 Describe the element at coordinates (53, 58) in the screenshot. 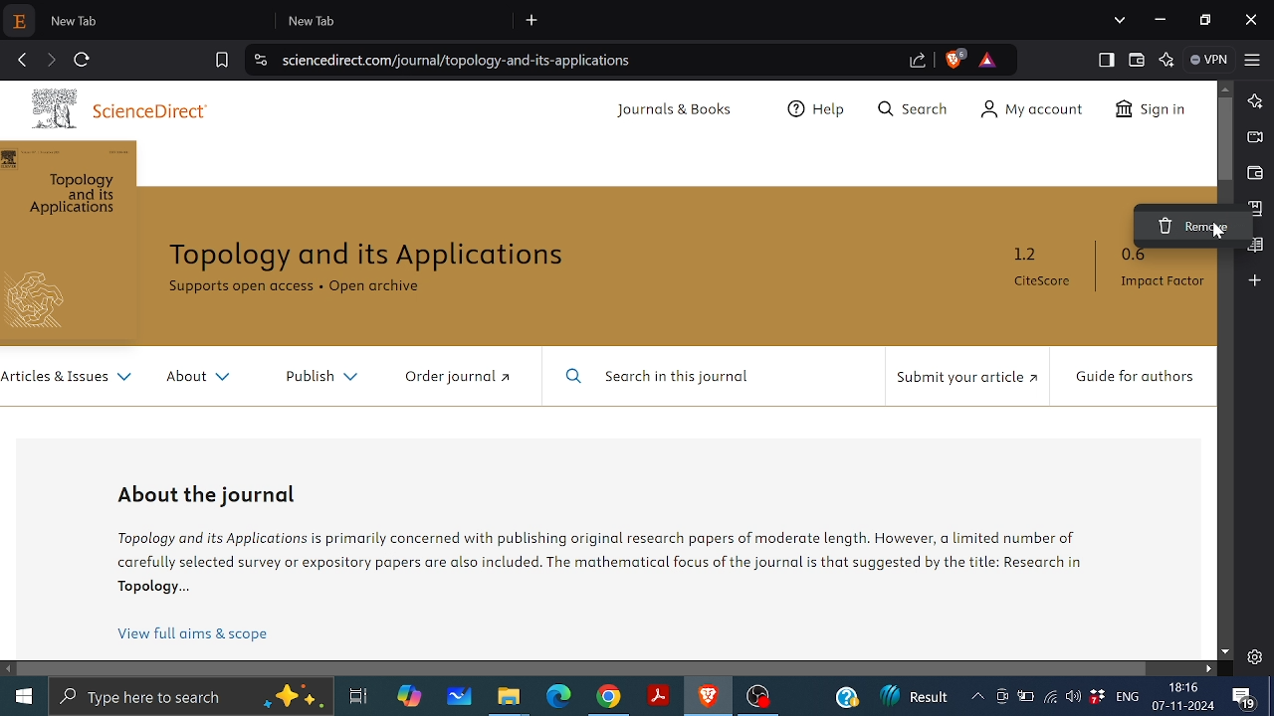

I see `Go to next page` at that location.